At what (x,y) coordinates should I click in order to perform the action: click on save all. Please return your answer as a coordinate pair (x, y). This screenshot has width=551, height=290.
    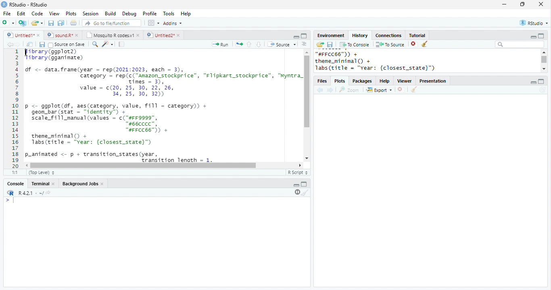
    Looking at the image, I should click on (61, 23).